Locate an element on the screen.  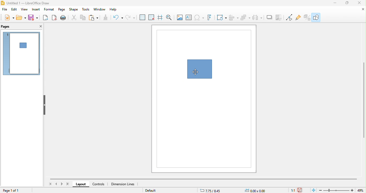
layout is located at coordinates (81, 184).